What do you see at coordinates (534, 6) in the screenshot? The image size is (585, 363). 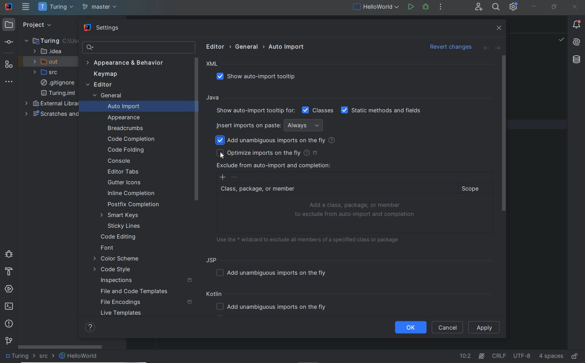 I see `MINIMIZE` at bounding box center [534, 6].